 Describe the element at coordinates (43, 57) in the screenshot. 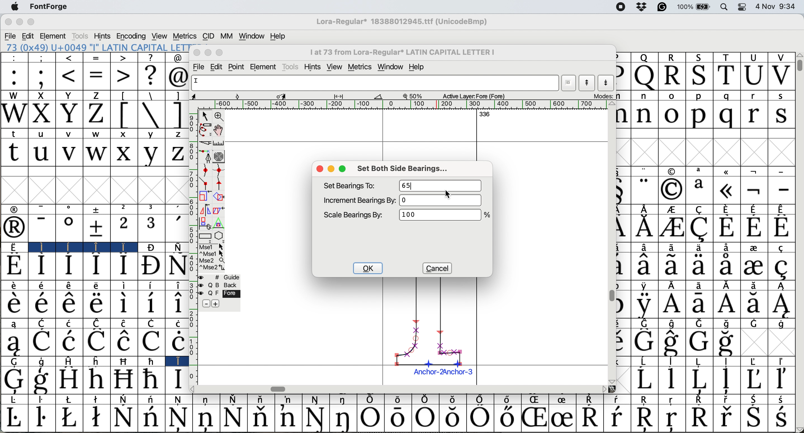

I see `;` at that location.